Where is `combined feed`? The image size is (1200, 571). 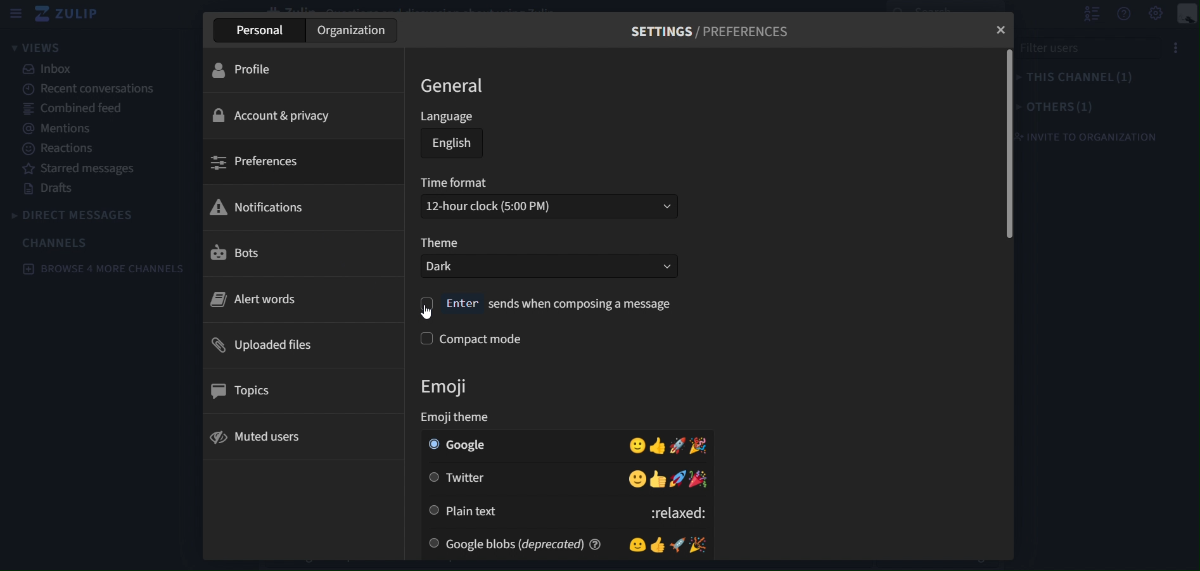 combined feed is located at coordinates (73, 110).